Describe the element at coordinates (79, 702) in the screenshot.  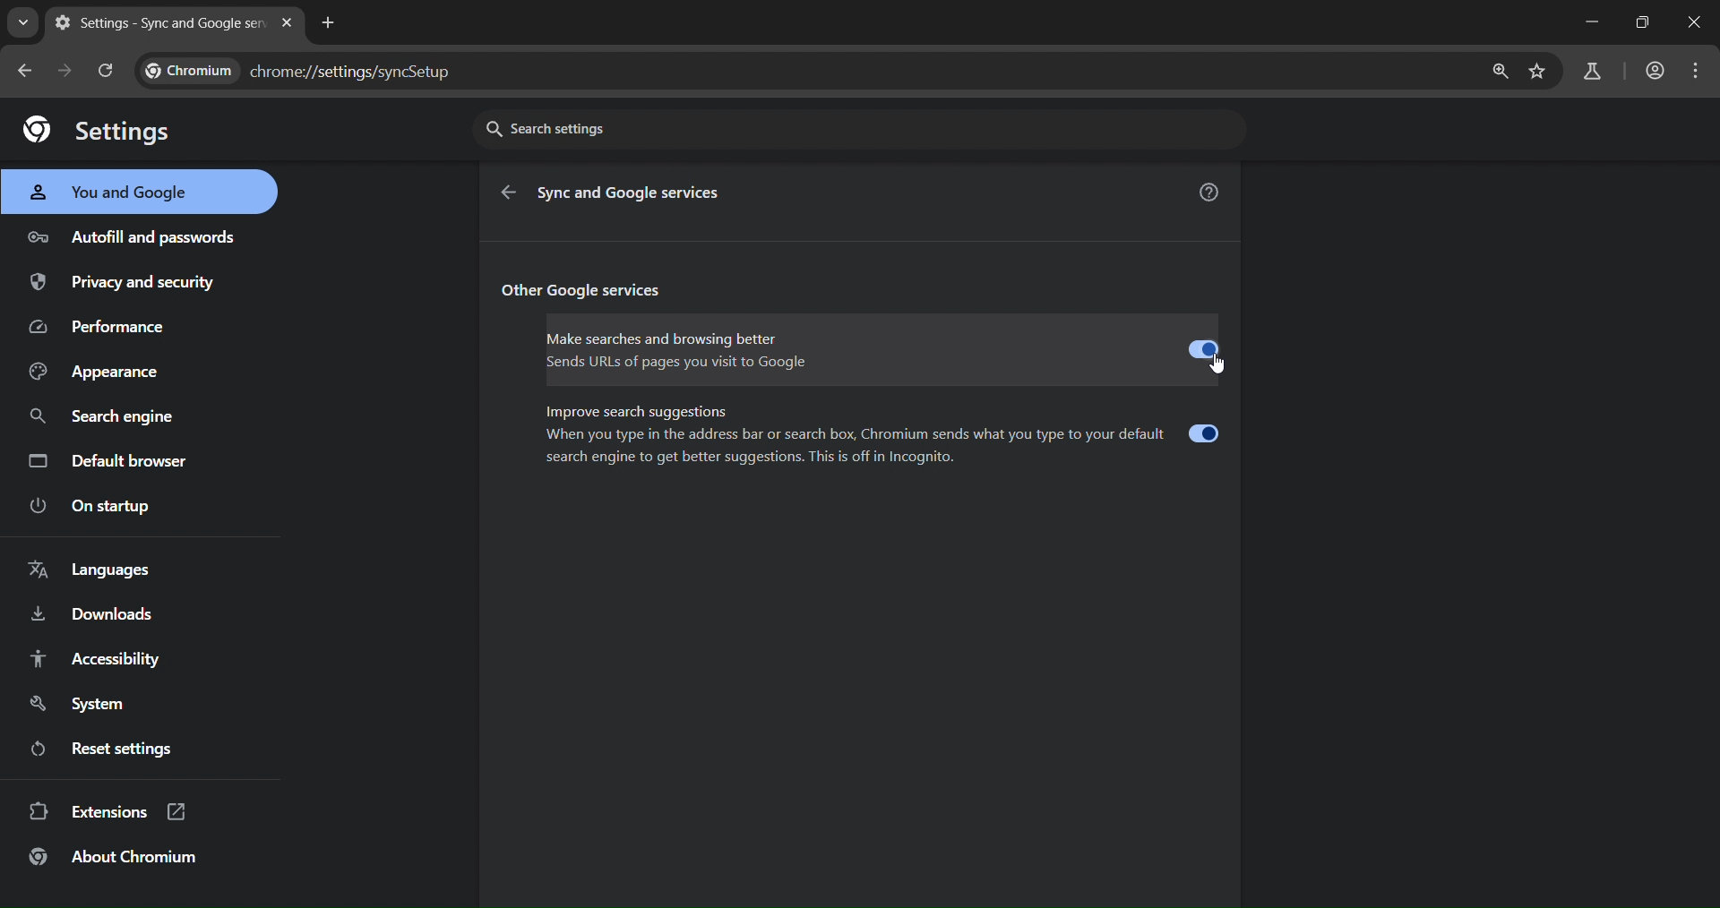
I see `system` at that location.